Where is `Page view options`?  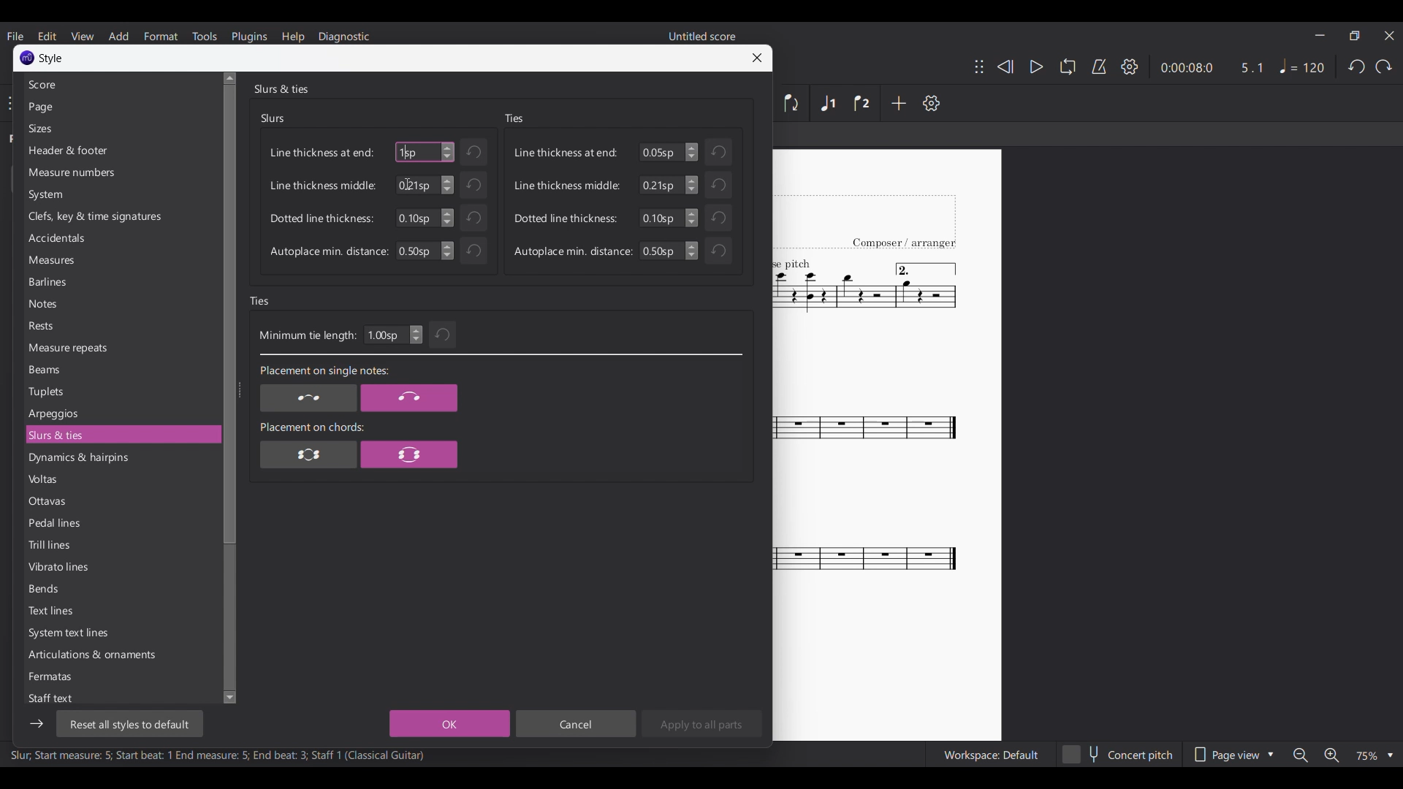
Page view options is located at coordinates (1232, 754).